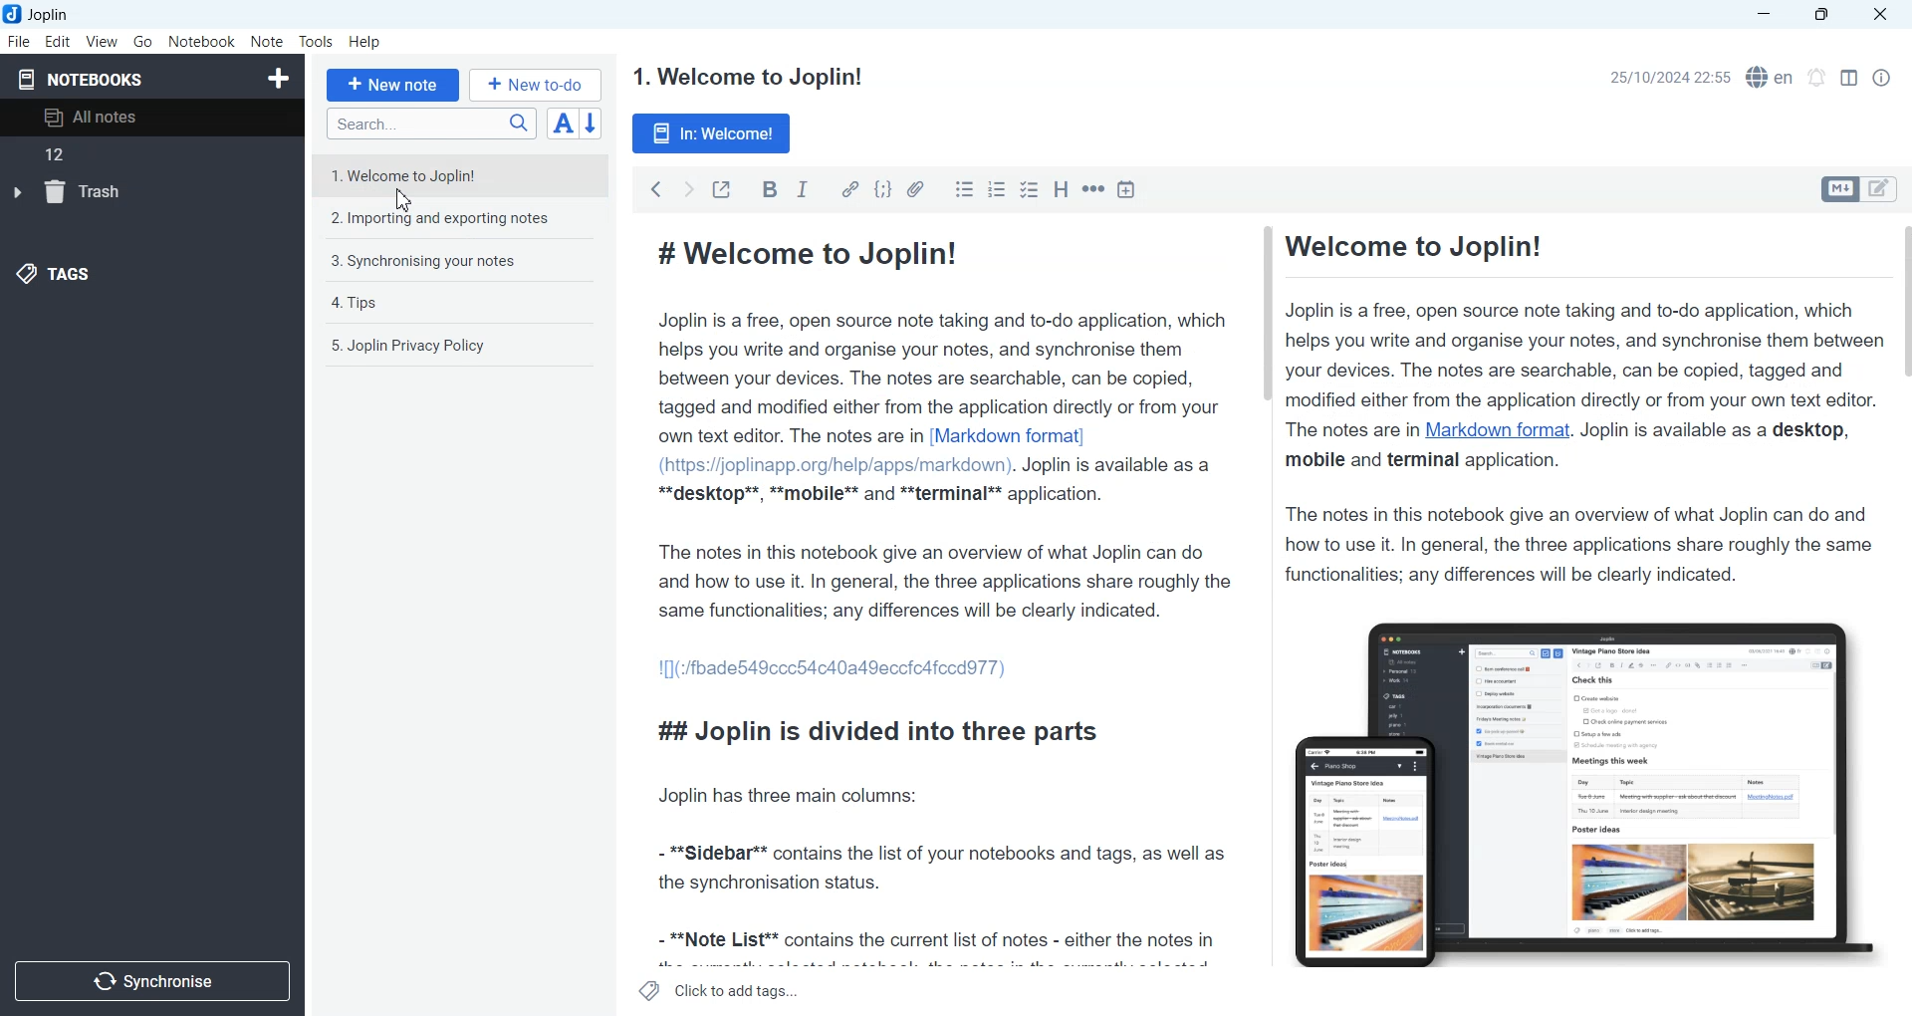 The image size is (1912, 1016). Describe the element at coordinates (1573, 784) in the screenshot. I see `Figure` at that location.